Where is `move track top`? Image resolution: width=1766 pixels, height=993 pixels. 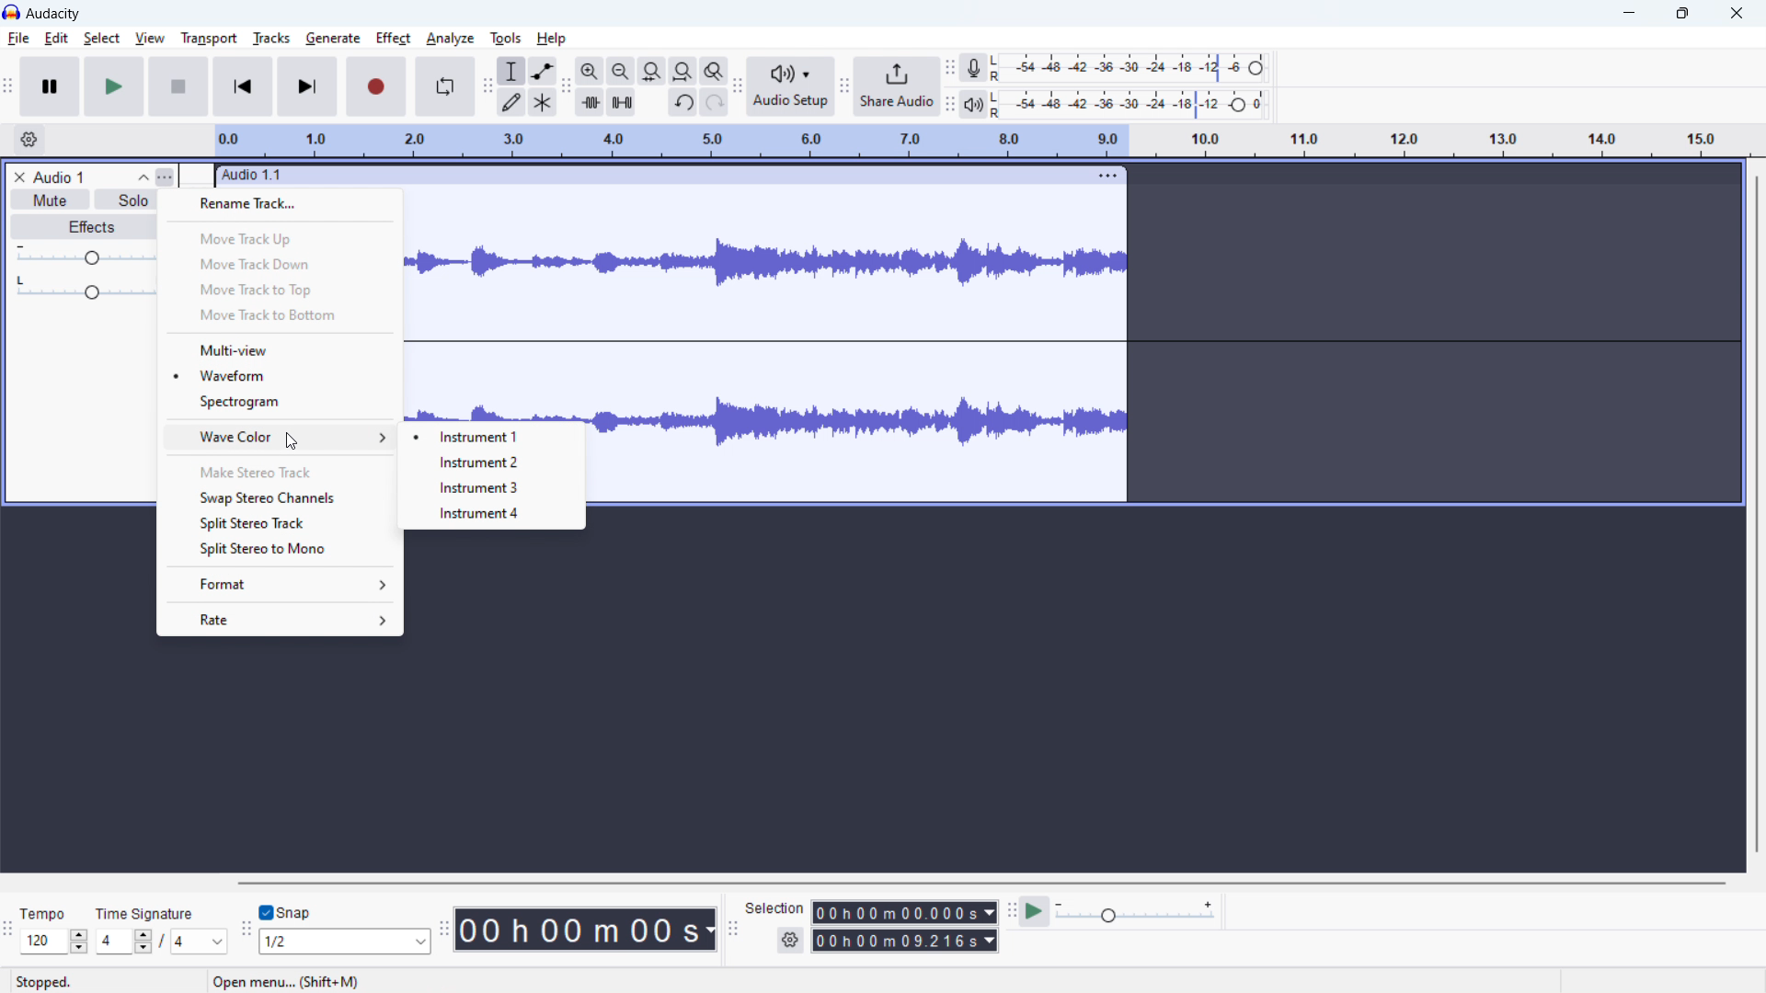 move track top is located at coordinates (278, 238).